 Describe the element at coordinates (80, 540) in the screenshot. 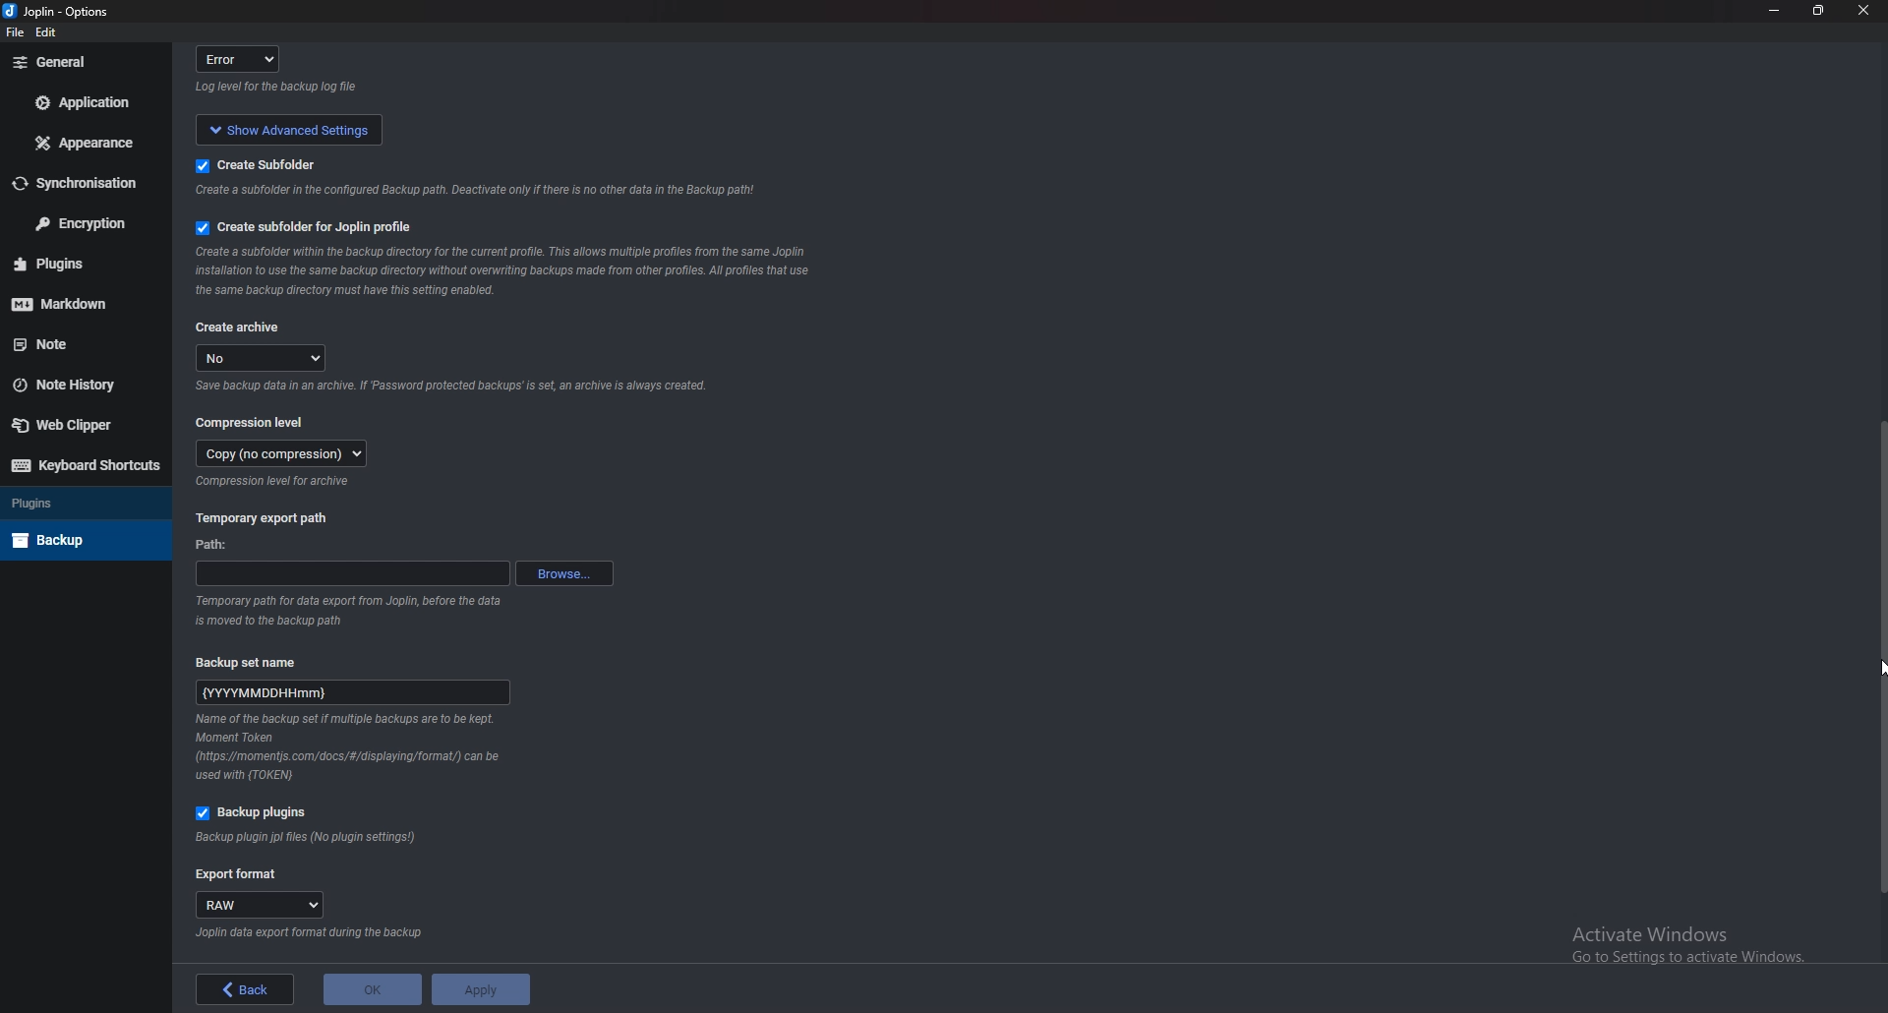

I see `Back up` at that location.